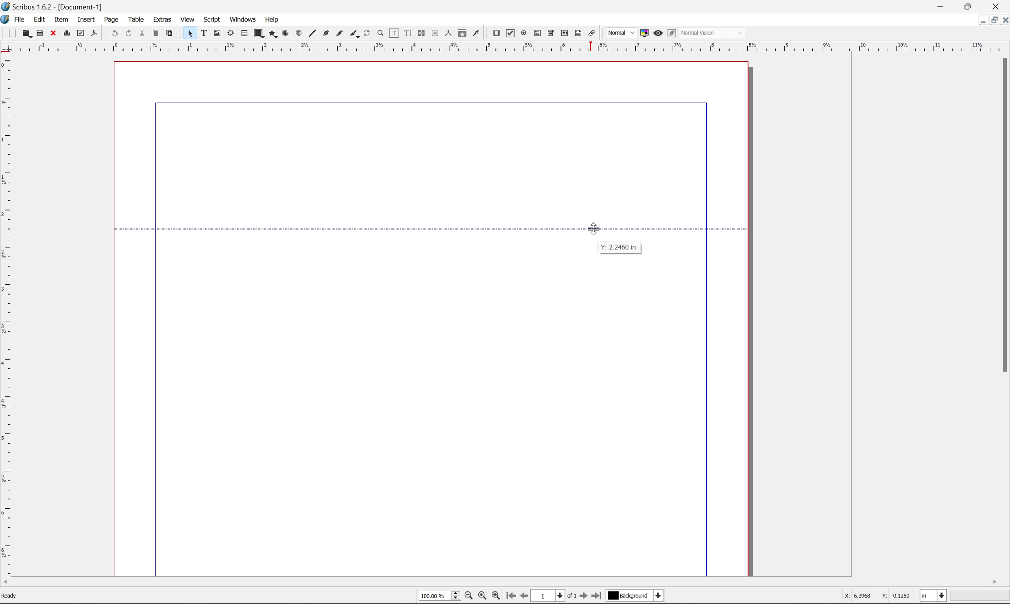 This screenshot has width=1010, height=604. Describe the element at coordinates (107, 19) in the screenshot. I see `page` at that location.